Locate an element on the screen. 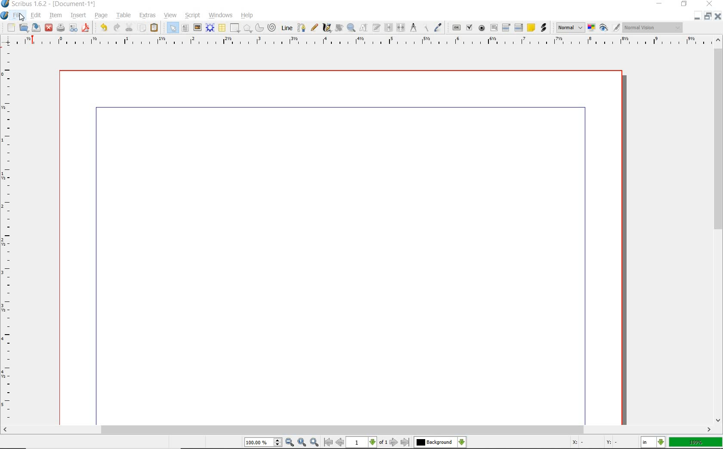  visual appearance of the display is located at coordinates (653, 28).